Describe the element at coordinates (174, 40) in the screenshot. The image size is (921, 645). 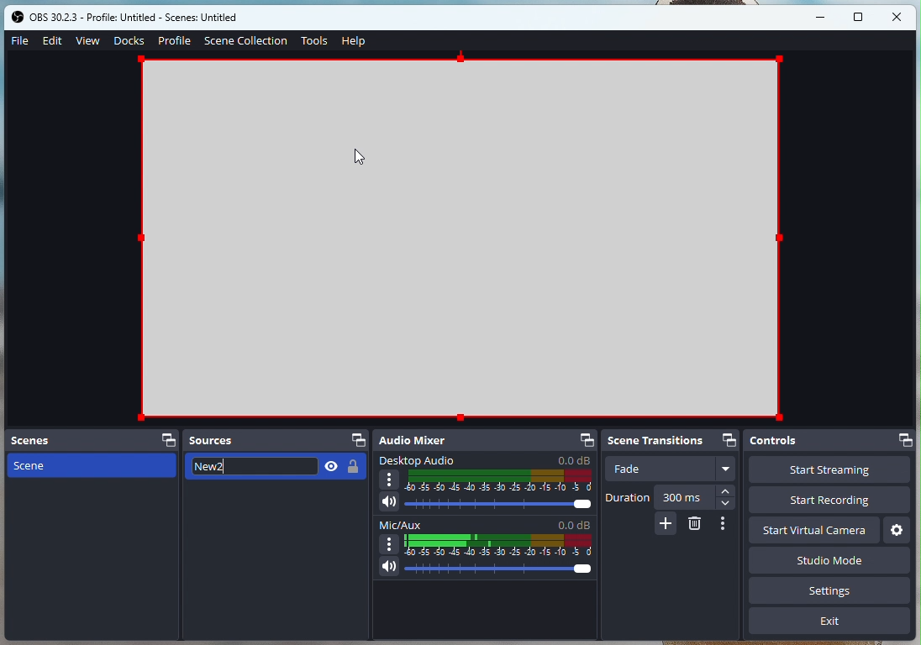
I see `Profile` at that location.